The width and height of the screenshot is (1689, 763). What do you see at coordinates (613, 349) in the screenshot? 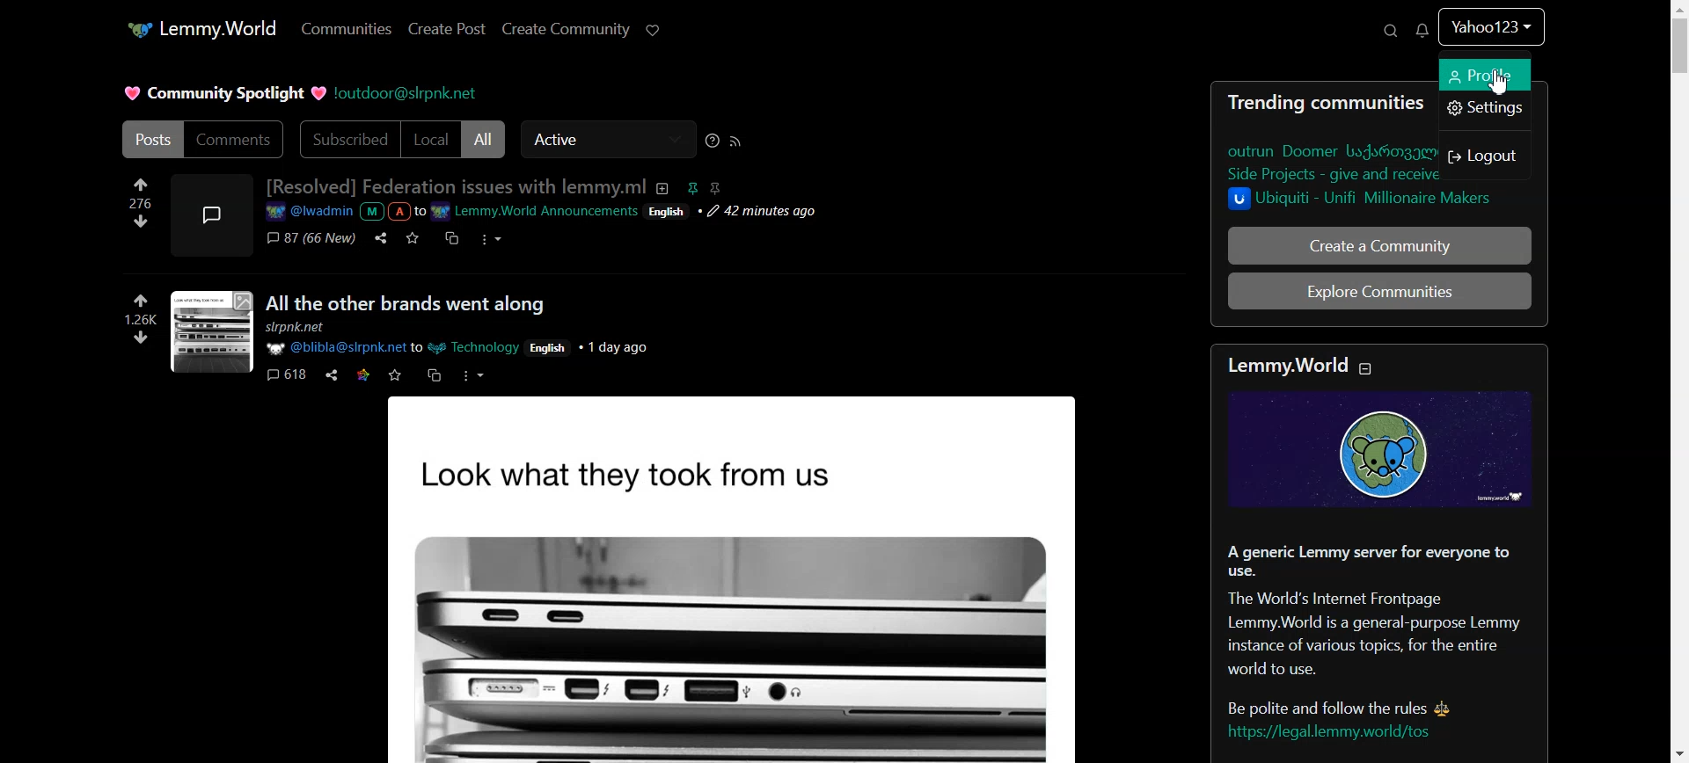
I see `1 day ago` at bounding box center [613, 349].